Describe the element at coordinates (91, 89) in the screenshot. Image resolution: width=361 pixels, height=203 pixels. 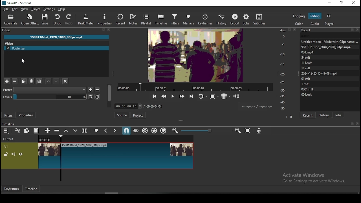
I see `save preset` at that location.